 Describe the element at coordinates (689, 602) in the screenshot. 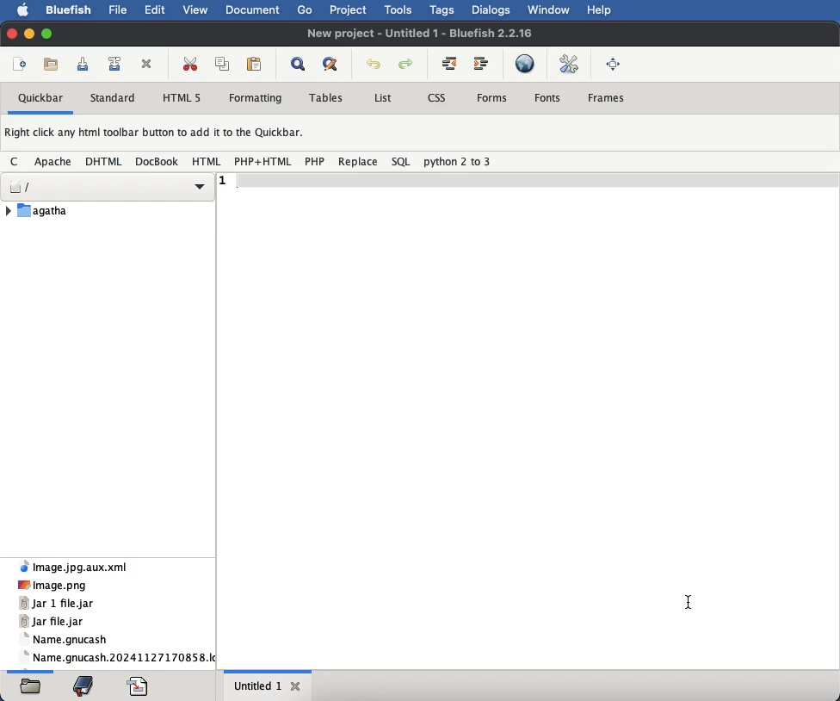

I see `cursor` at that location.